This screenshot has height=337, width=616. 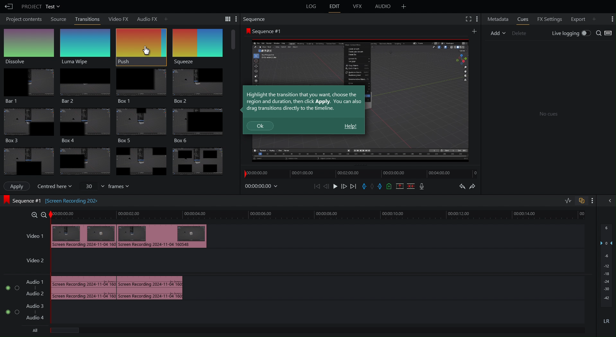 What do you see at coordinates (141, 47) in the screenshot?
I see `Push` at bounding box center [141, 47].